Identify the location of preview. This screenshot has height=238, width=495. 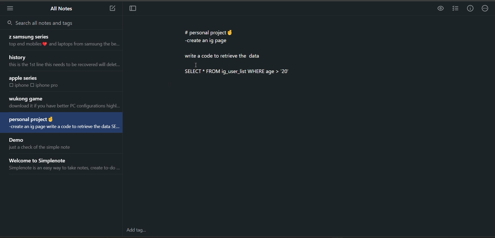
(440, 9).